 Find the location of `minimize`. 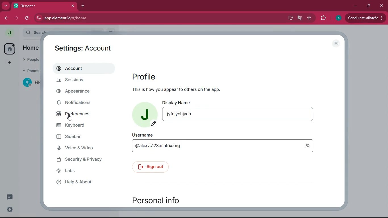

minimize is located at coordinates (354, 5).